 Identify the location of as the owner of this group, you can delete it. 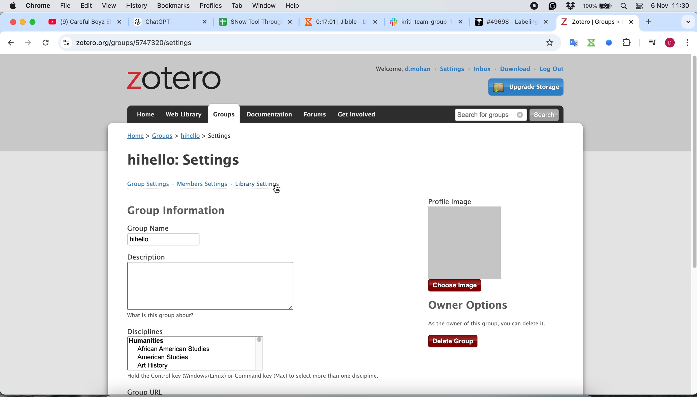
(489, 324).